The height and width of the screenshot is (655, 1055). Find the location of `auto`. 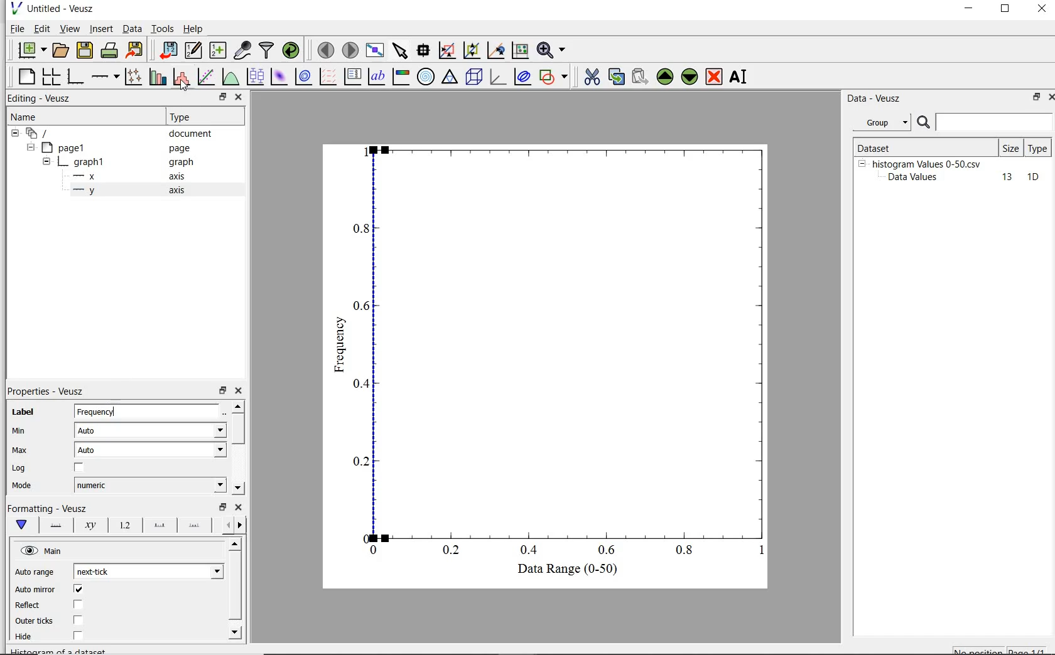

auto is located at coordinates (152, 450).